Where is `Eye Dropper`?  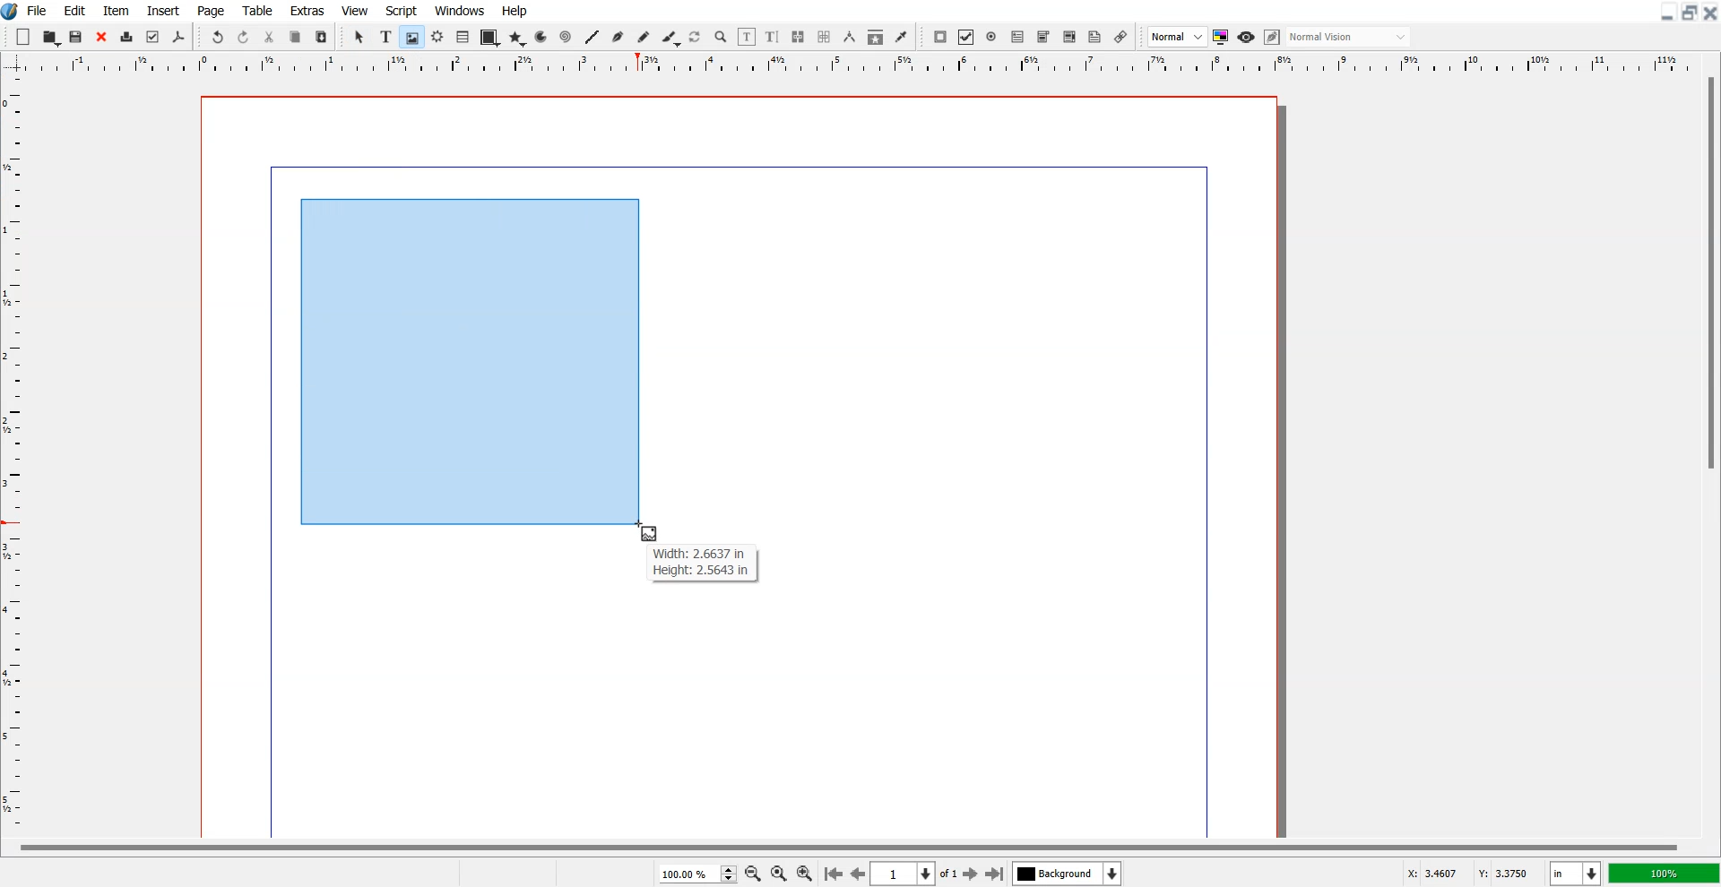
Eye Dropper is located at coordinates (901, 37).